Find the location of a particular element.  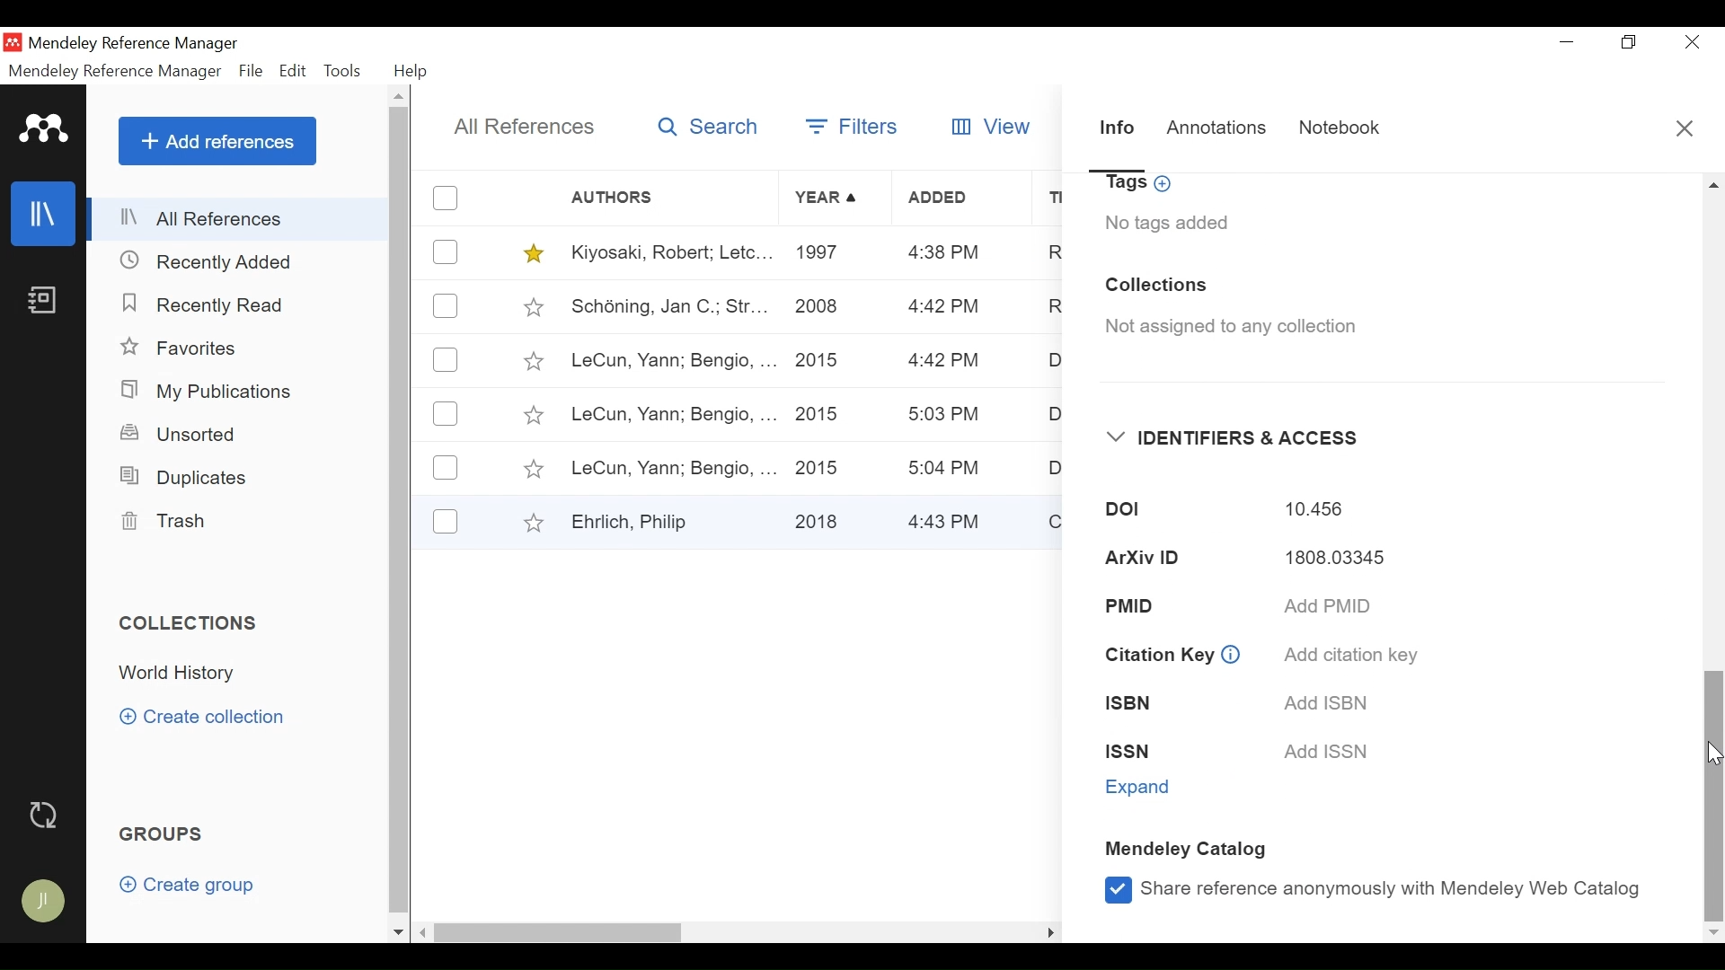

Mendeley Reference Manager is located at coordinates (134, 45).